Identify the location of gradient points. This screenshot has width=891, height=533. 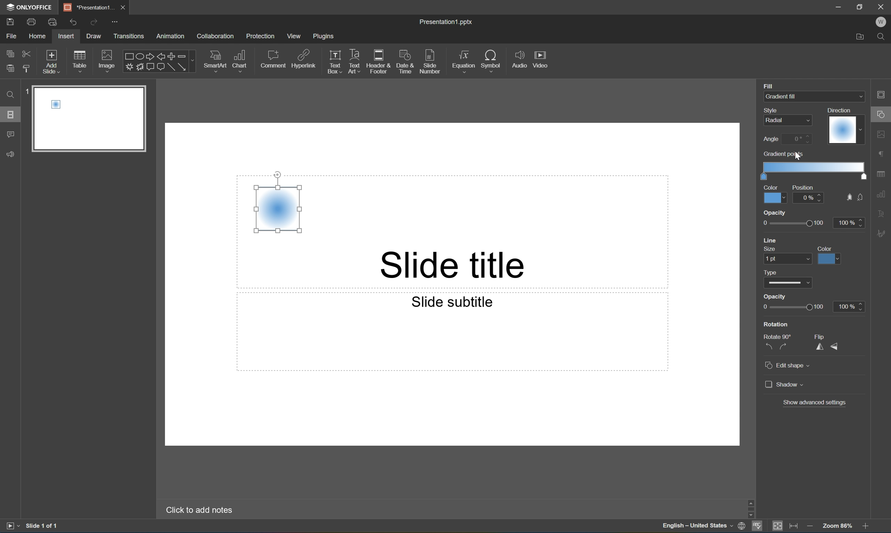
(813, 166).